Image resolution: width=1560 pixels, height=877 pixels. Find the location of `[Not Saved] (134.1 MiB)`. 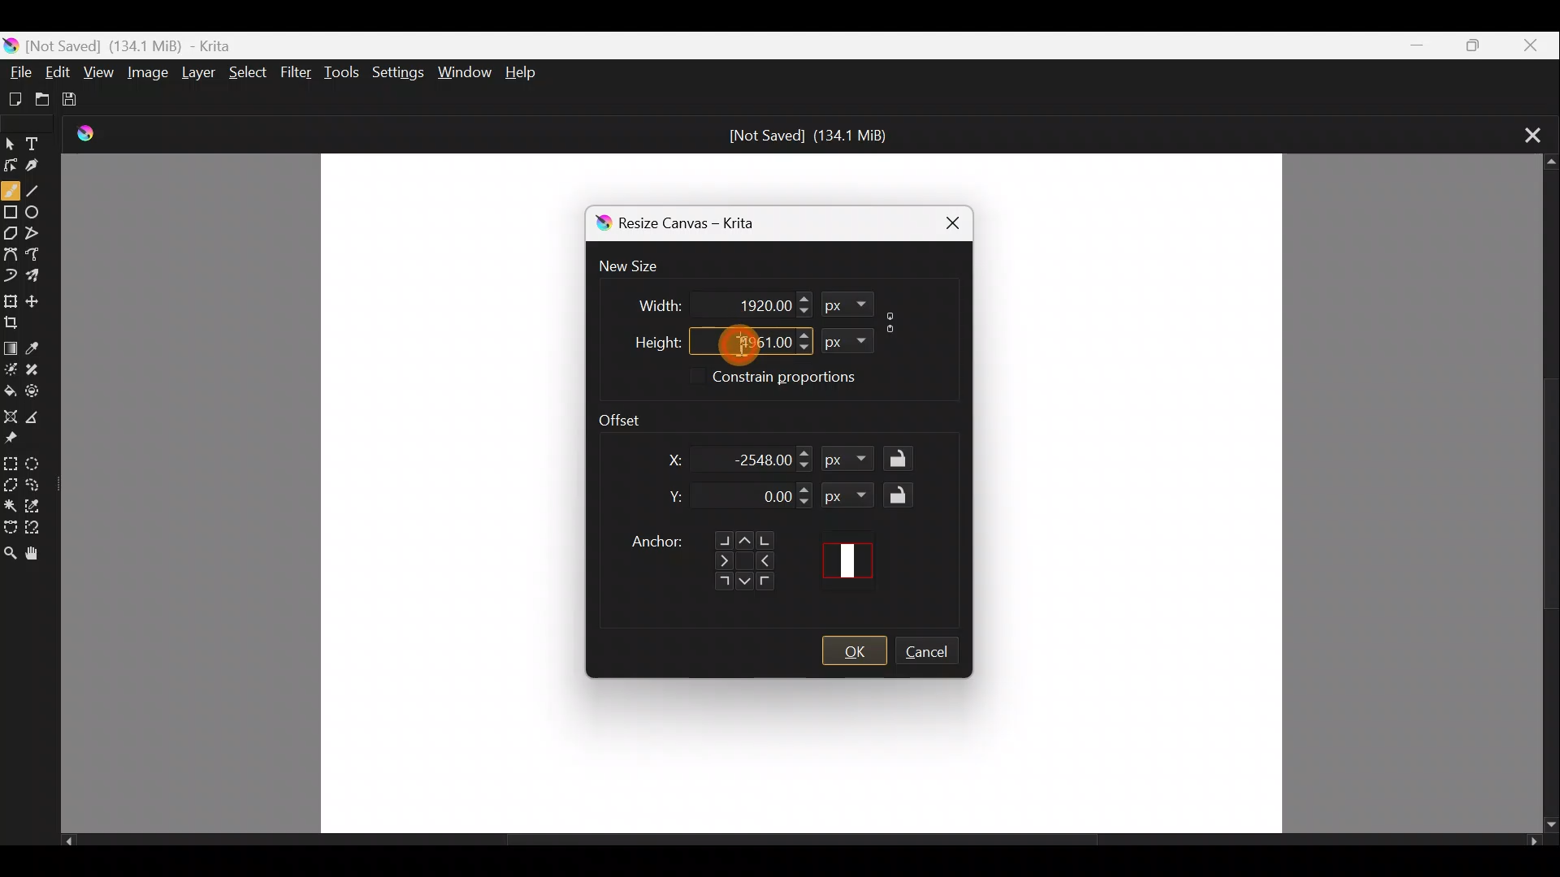

[Not Saved] (134.1 MiB) is located at coordinates (809, 136).